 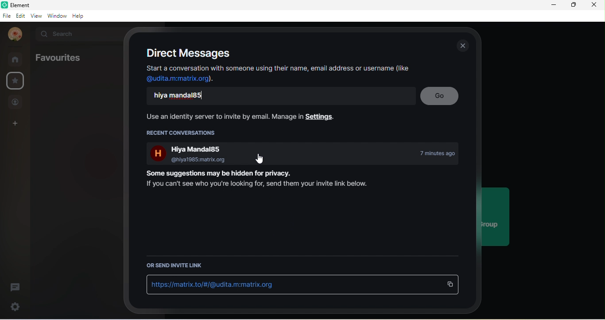 What do you see at coordinates (57, 16) in the screenshot?
I see `window` at bounding box center [57, 16].